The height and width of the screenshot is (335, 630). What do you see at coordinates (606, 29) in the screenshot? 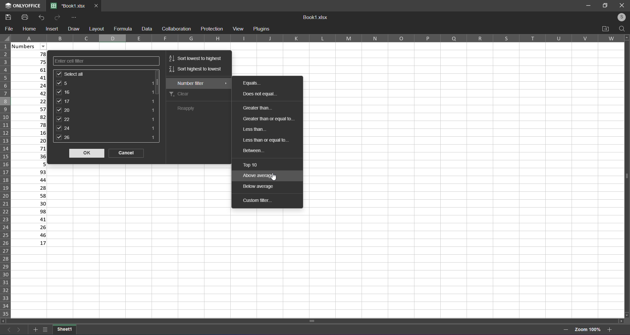
I see `open` at bounding box center [606, 29].